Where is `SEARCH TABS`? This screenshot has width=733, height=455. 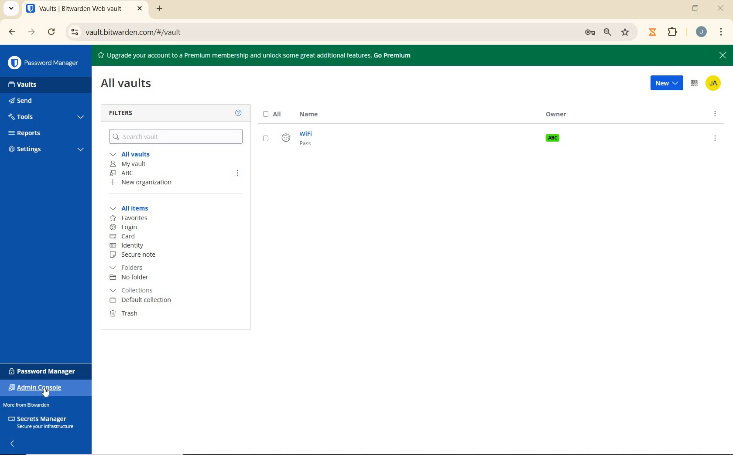 SEARCH TABS is located at coordinates (12, 9).